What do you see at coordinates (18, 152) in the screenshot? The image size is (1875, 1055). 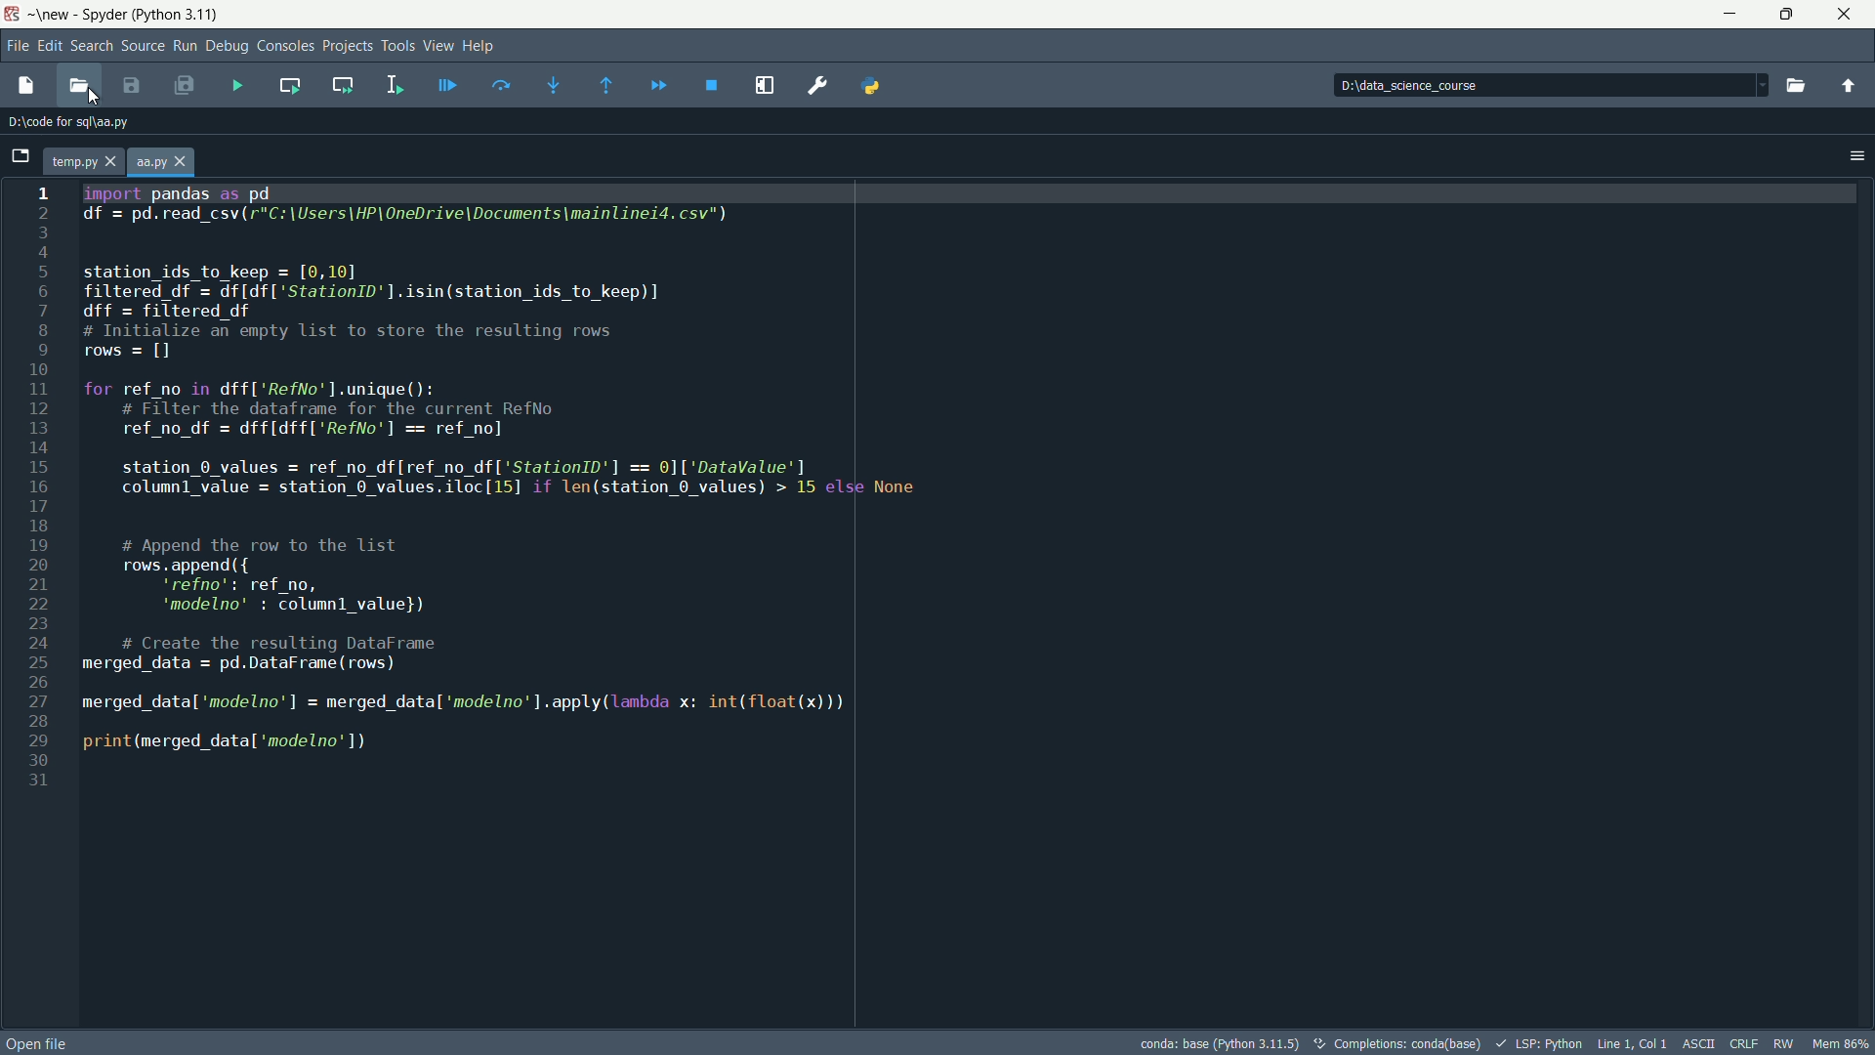 I see `browse tabs` at bounding box center [18, 152].